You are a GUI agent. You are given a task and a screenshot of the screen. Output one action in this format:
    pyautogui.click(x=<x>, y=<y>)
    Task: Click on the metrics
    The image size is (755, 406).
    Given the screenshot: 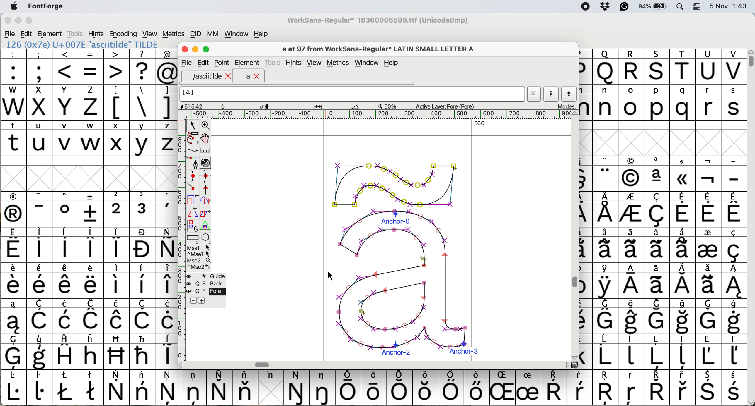 What is the action you would take?
    pyautogui.click(x=173, y=34)
    